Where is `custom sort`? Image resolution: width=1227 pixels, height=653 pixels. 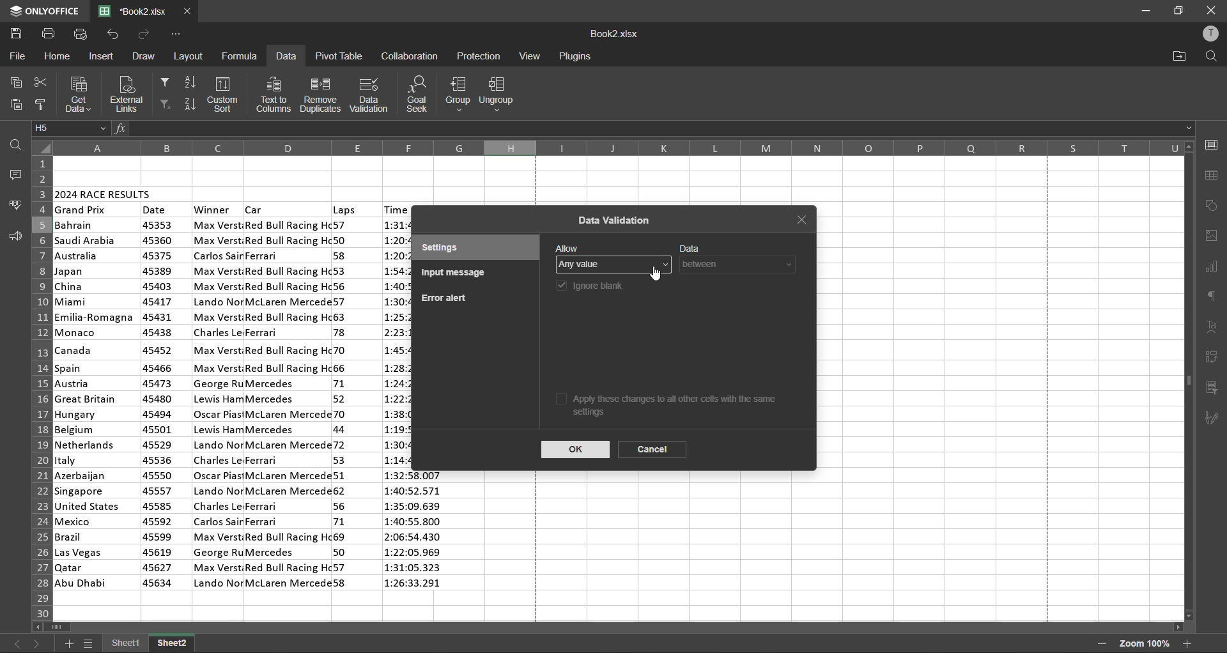
custom sort is located at coordinates (226, 95).